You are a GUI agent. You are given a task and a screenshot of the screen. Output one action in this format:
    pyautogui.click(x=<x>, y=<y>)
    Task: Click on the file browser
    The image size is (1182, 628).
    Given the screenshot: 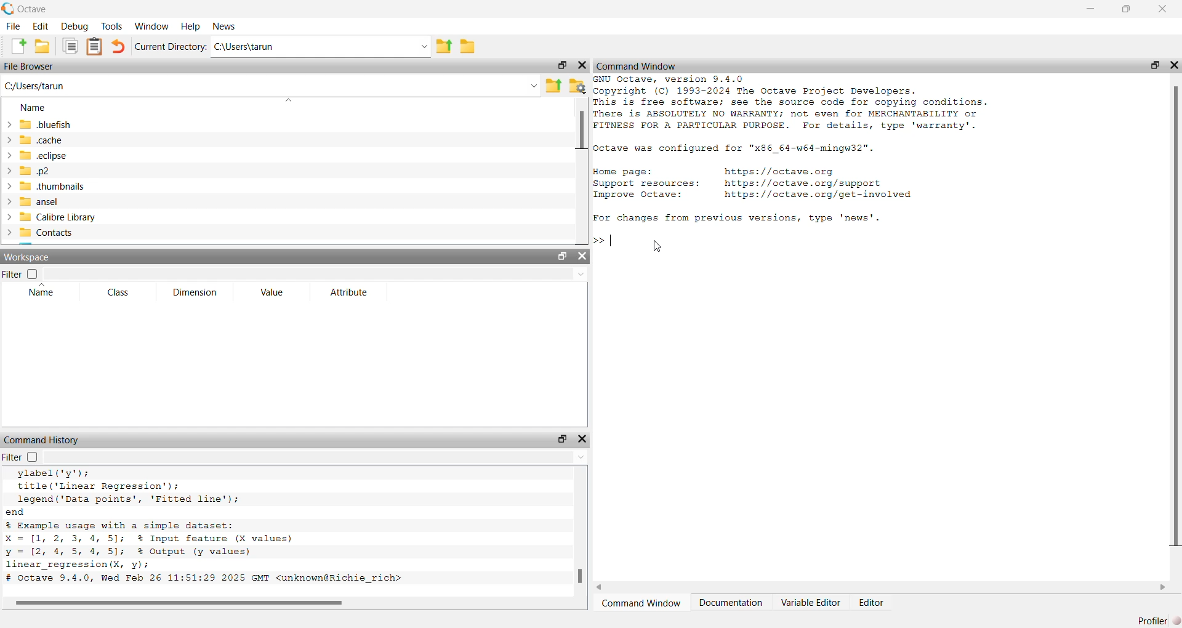 What is the action you would take?
    pyautogui.click(x=30, y=67)
    